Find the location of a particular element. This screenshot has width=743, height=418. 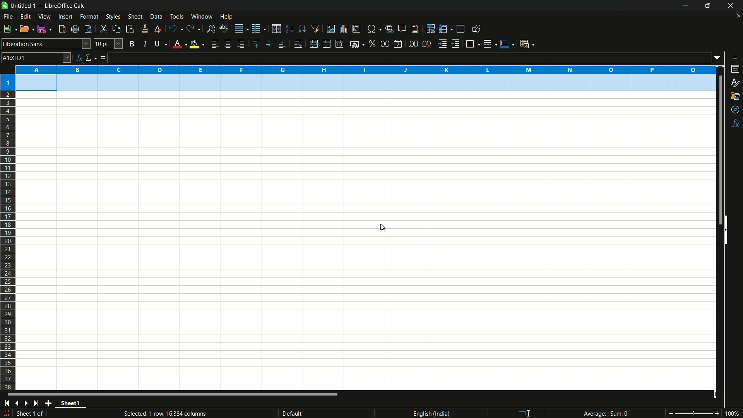

toggle print review is located at coordinates (87, 29).